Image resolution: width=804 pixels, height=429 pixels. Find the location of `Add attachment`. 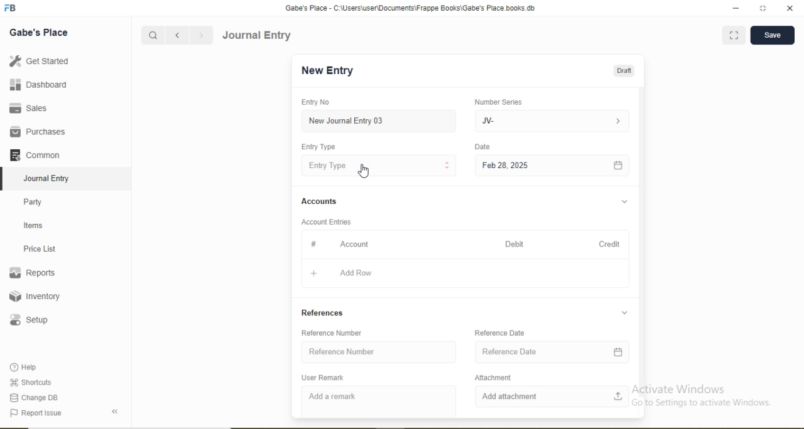

Add attachment is located at coordinates (509, 396).